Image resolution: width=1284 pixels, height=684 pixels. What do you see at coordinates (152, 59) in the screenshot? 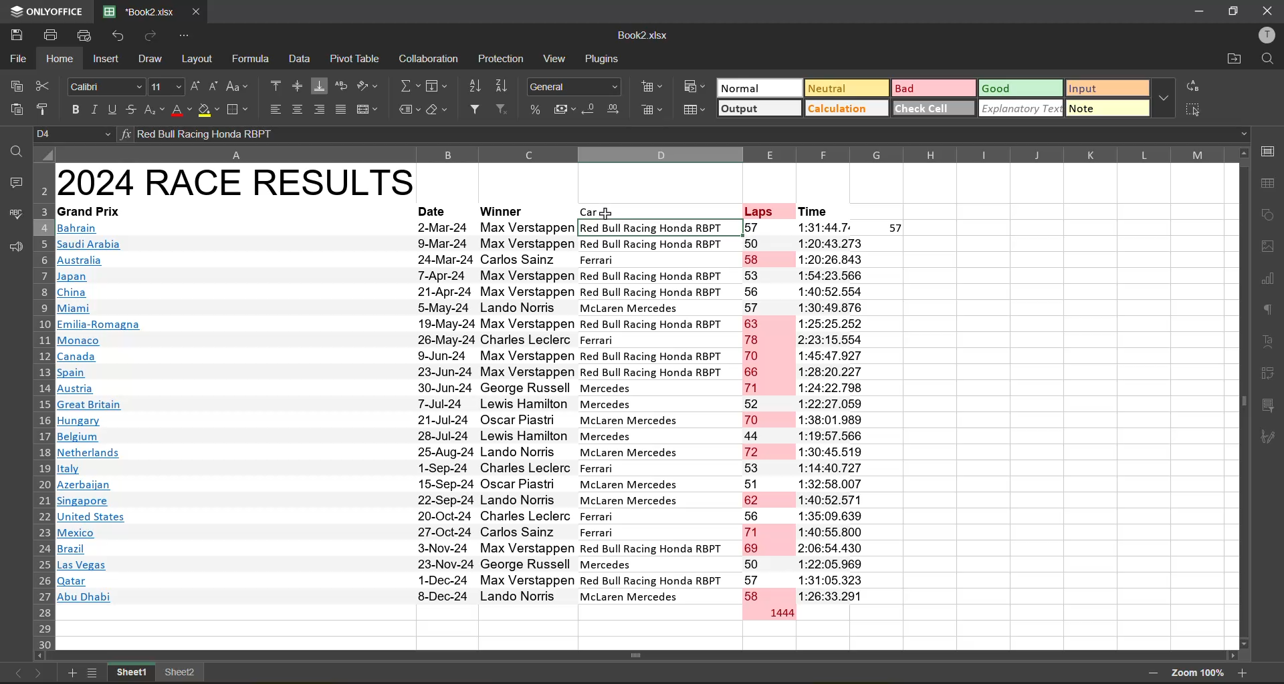
I see `draw` at bounding box center [152, 59].